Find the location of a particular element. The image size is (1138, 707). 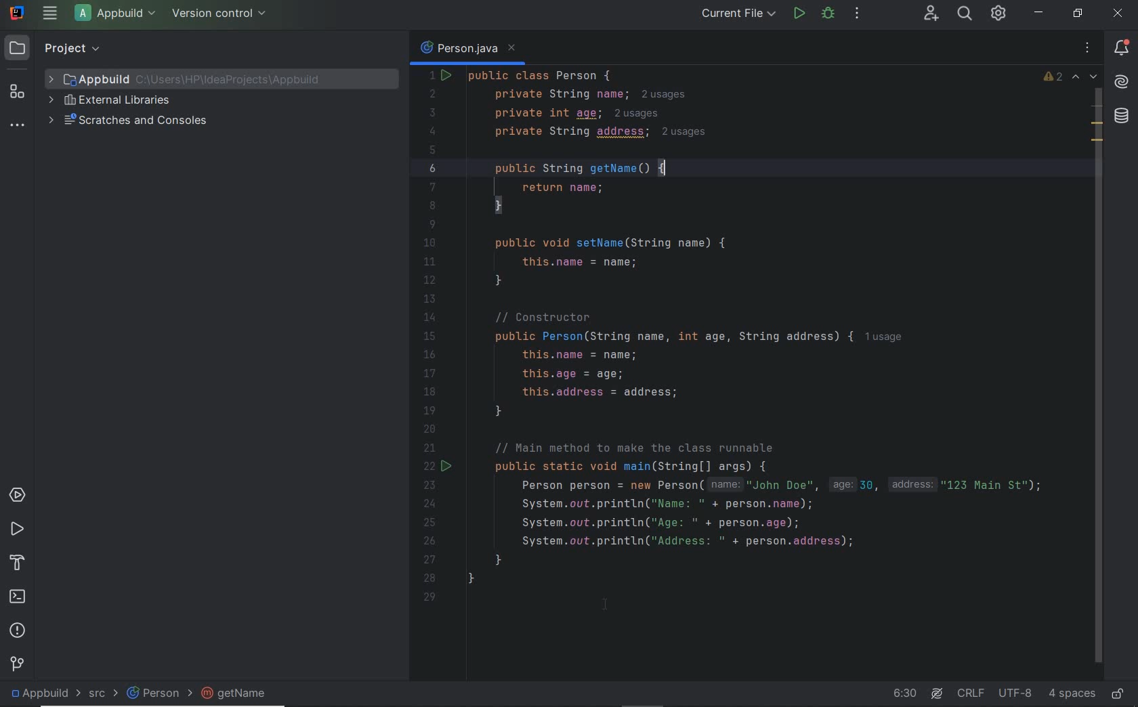

scratches and consoles is located at coordinates (131, 120).